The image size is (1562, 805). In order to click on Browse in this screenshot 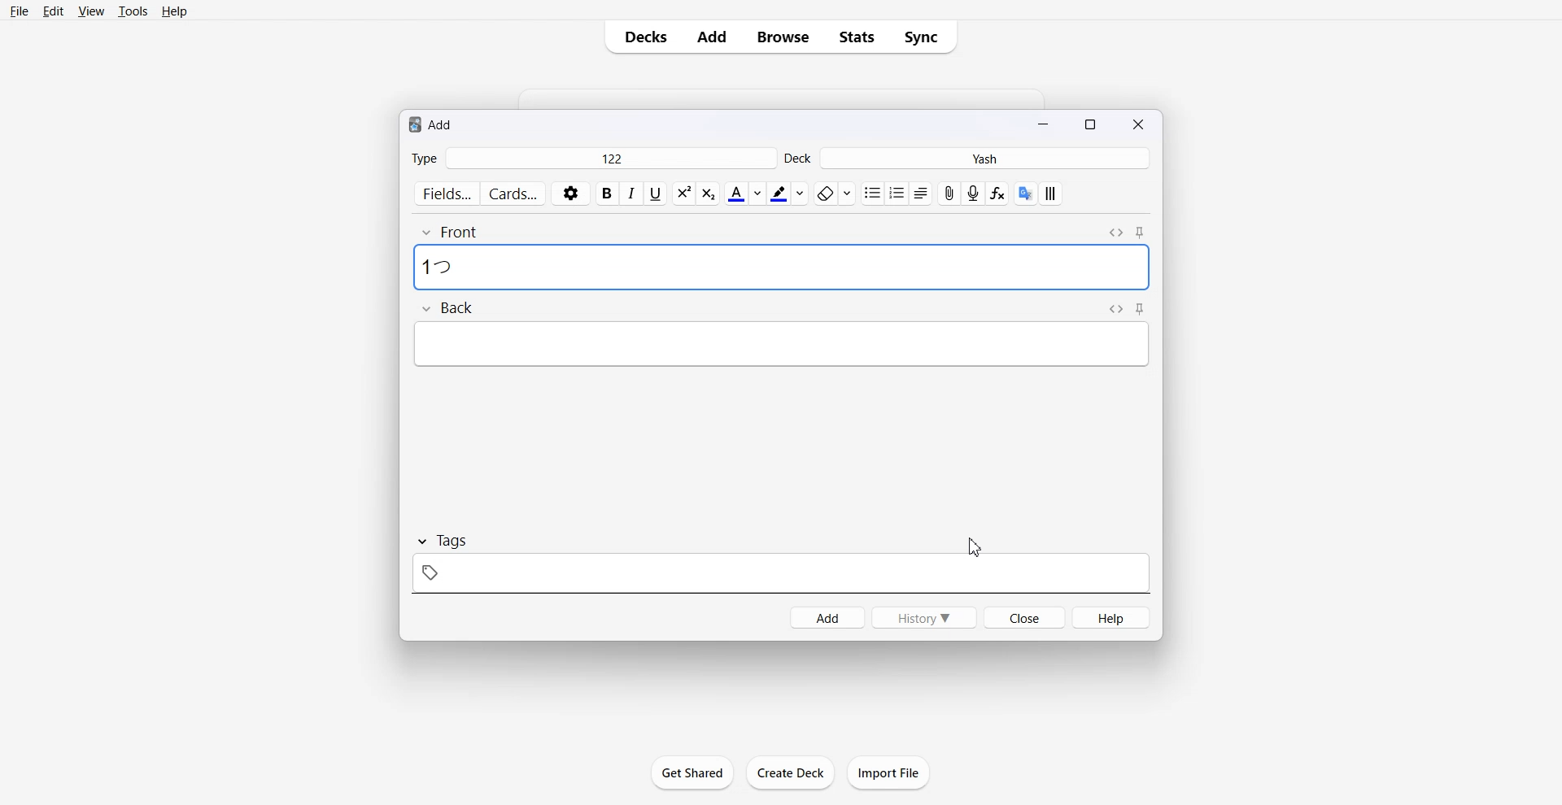, I will do `click(783, 37)`.